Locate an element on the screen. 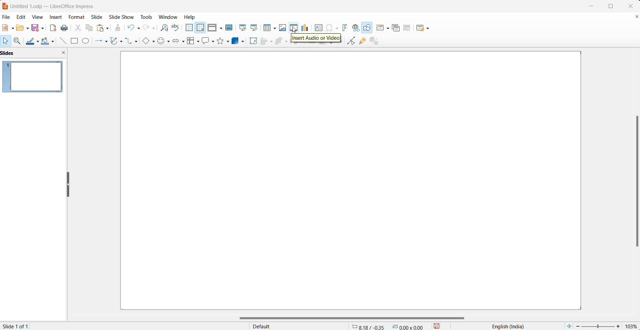 The height and width of the screenshot is (330, 640). open file options dropdown button is located at coordinates (28, 29).